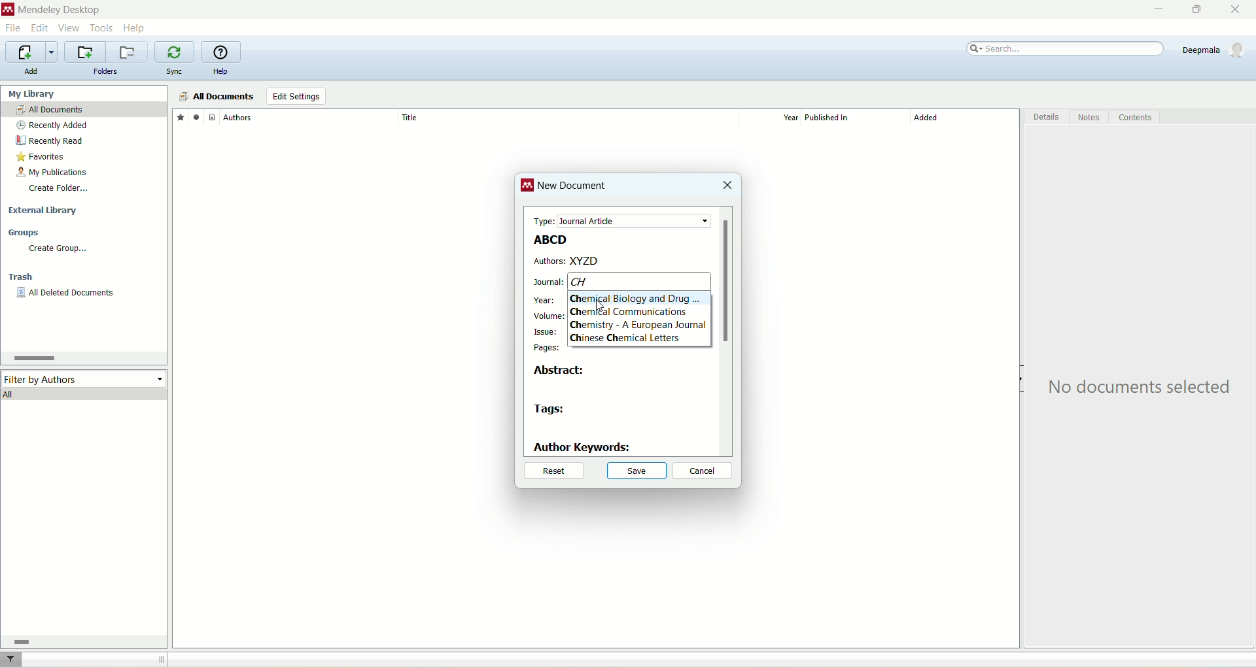 The height and width of the screenshot is (668, 1256). What do you see at coordinates (544, 301) in the screenshot?
I see `year` at bounding box center [544, 301].